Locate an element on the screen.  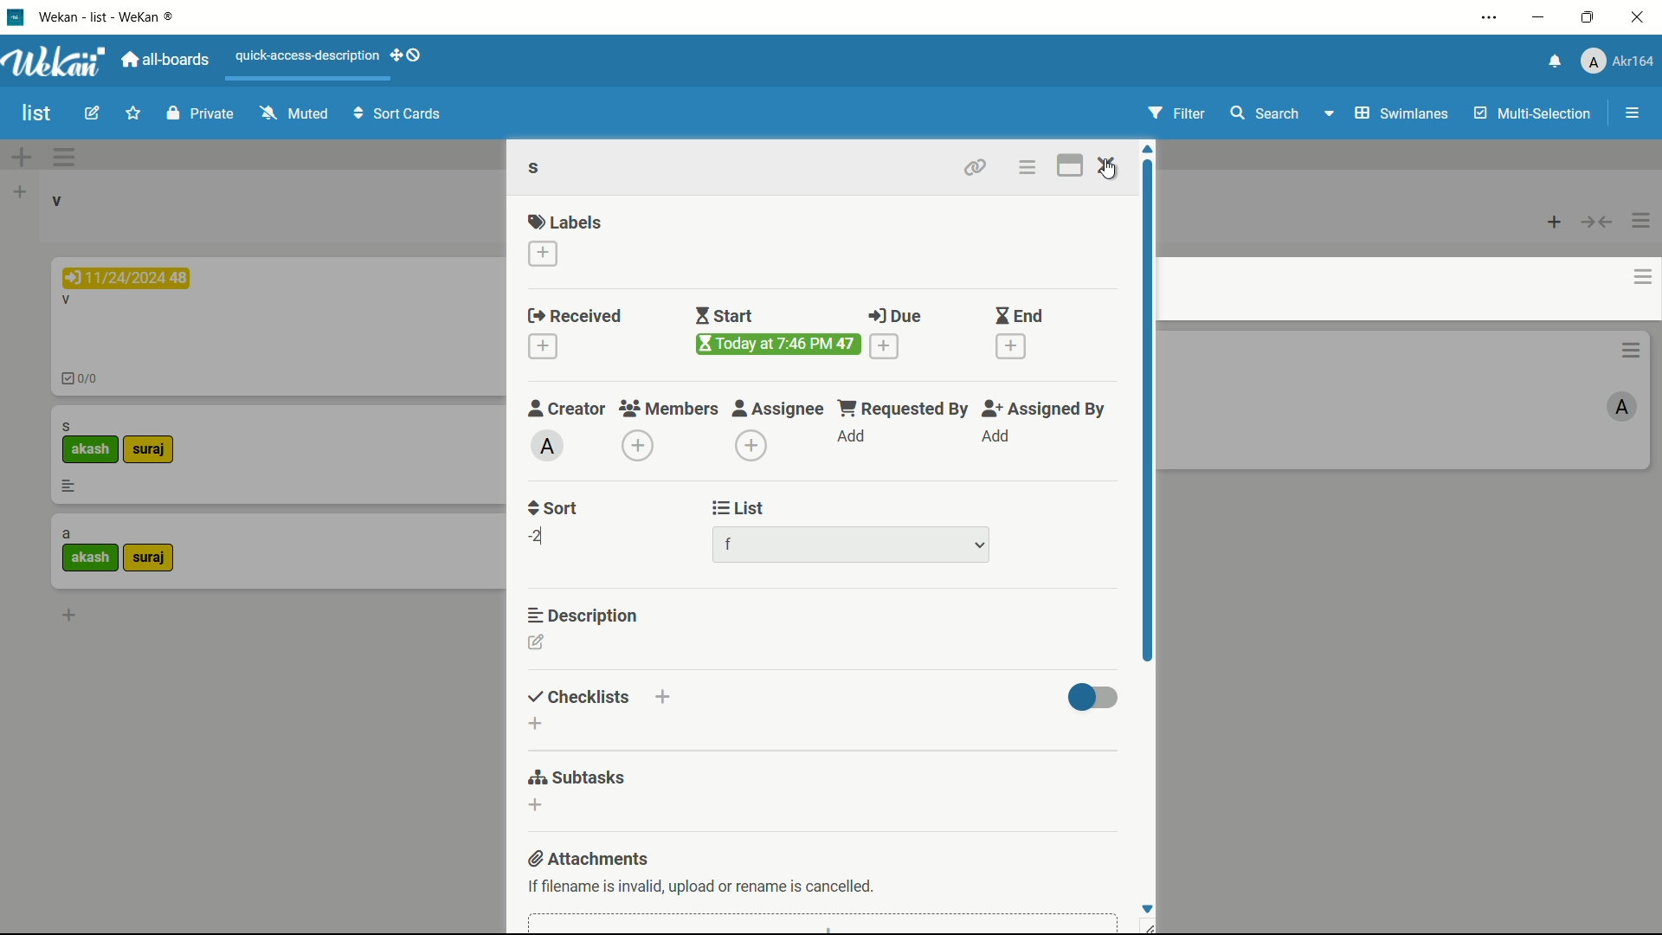
Scroll down is located at coordinates (1150, 906).